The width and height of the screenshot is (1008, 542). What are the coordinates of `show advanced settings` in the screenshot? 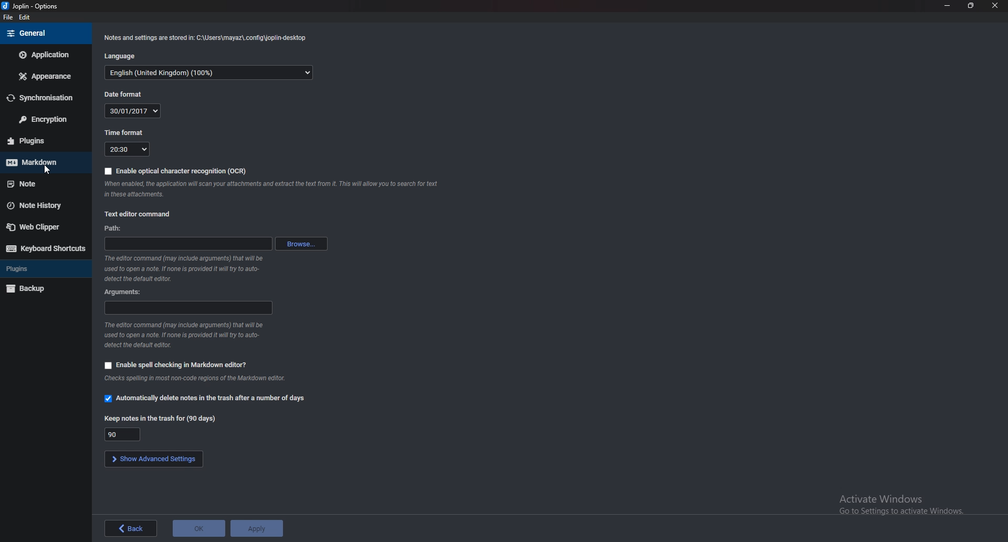 It's located at (153, 459).